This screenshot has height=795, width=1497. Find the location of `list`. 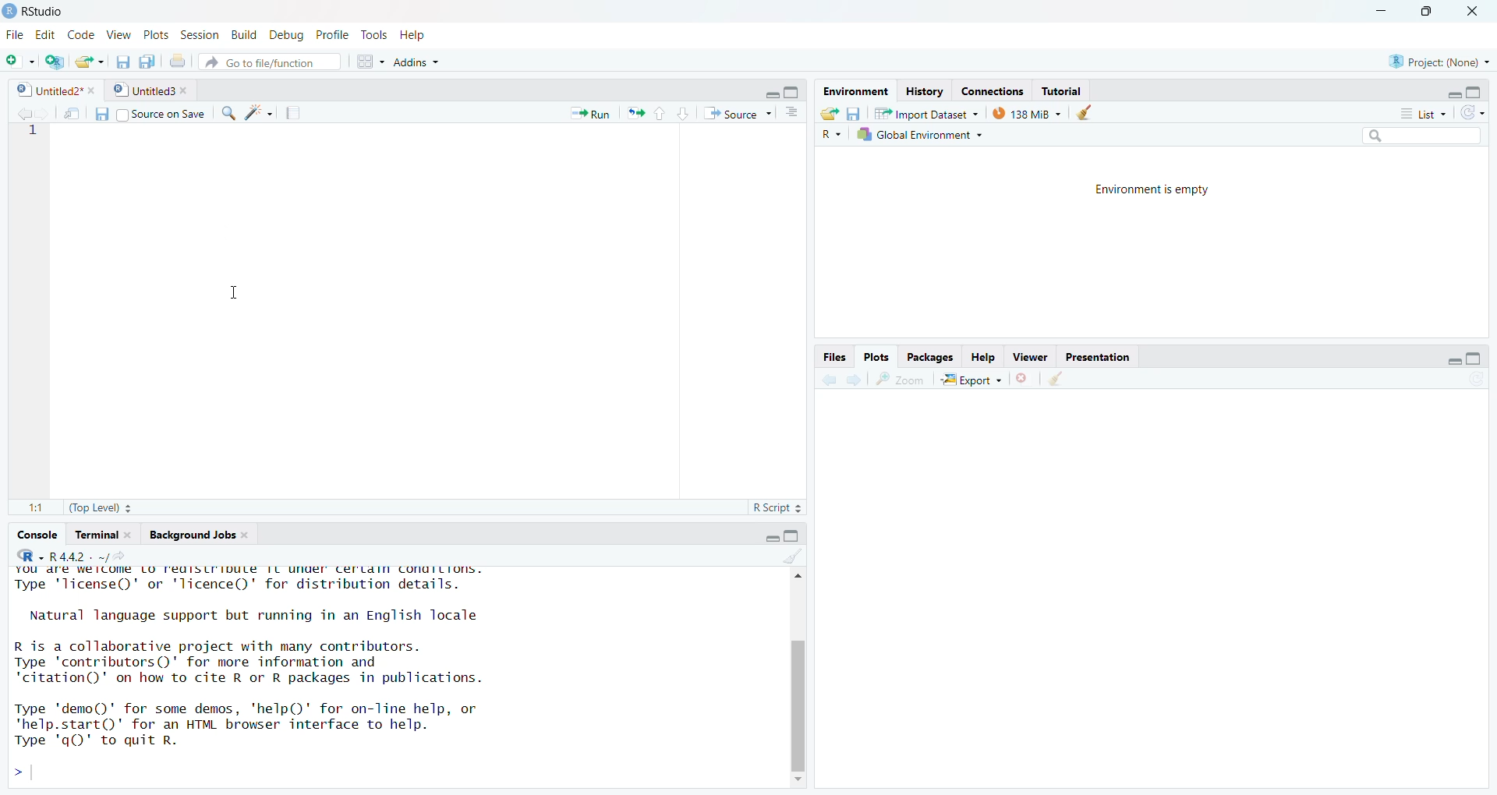

list is located at coordinates (1418, 112).